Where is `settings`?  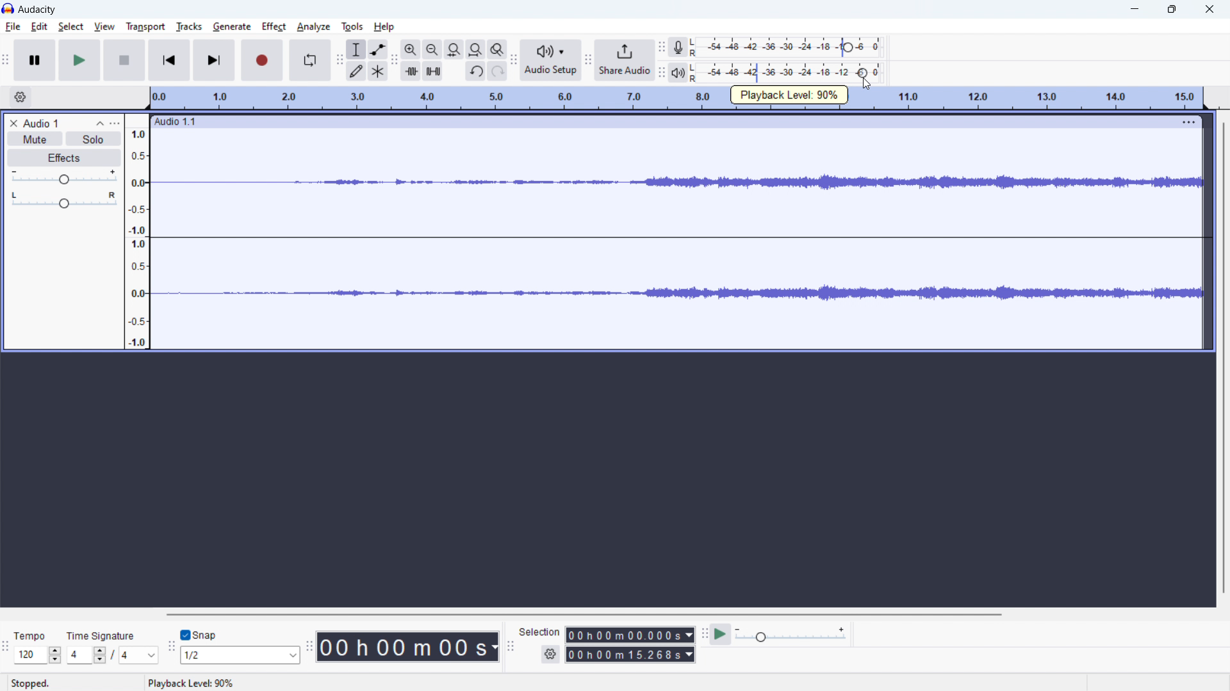
settings is located at coordinates (550, 655).